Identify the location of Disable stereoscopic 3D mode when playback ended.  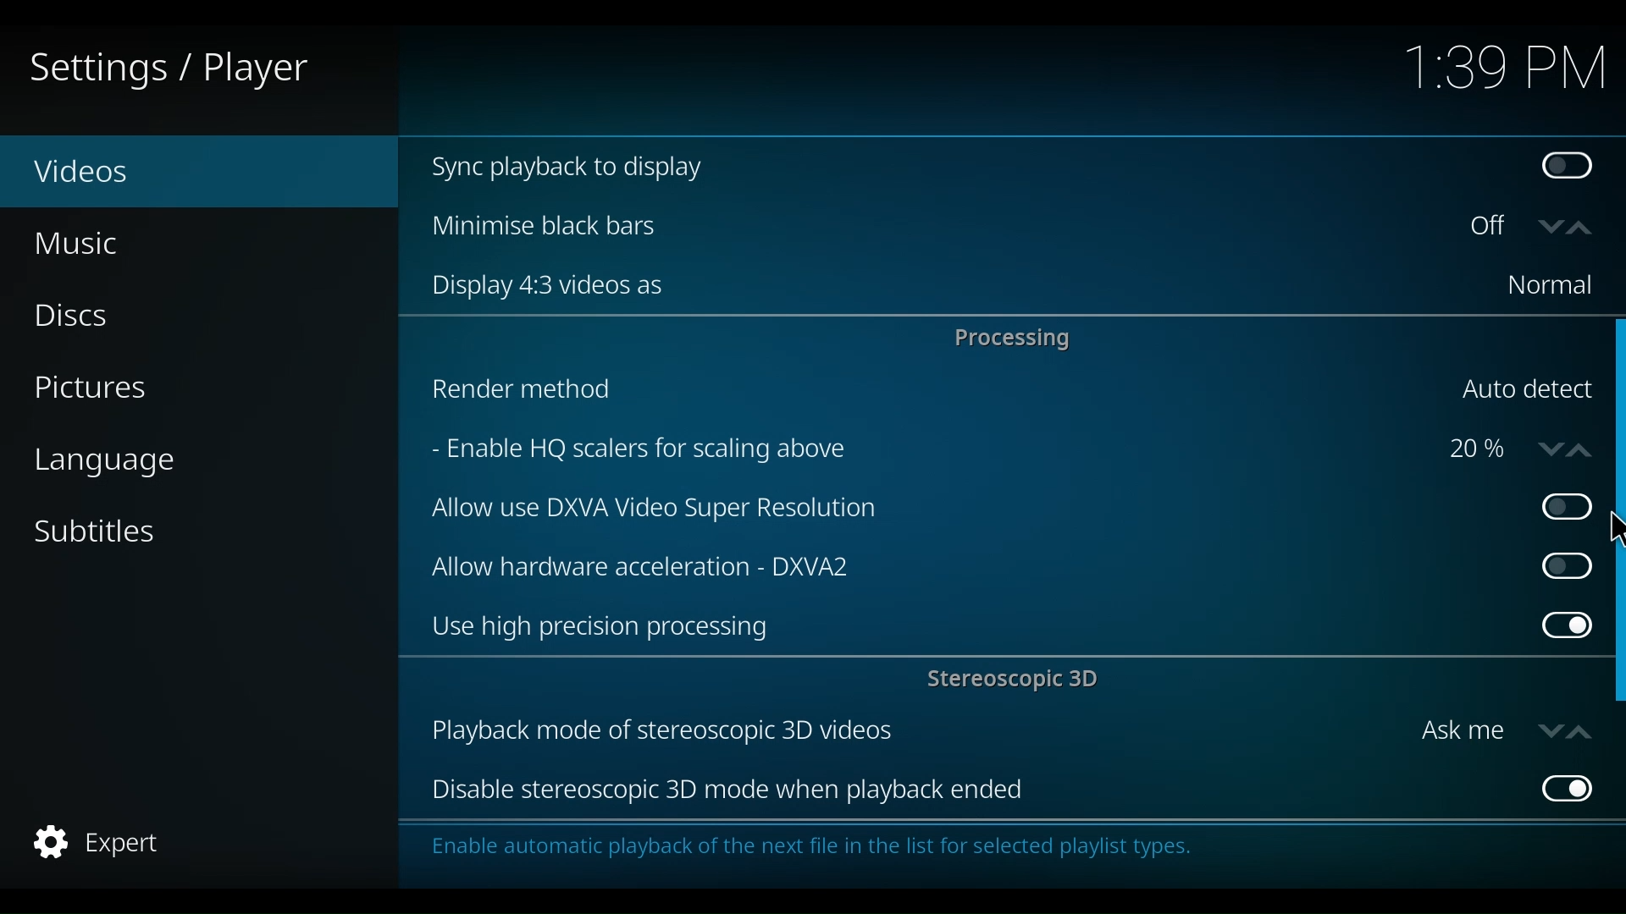
(972, 791).